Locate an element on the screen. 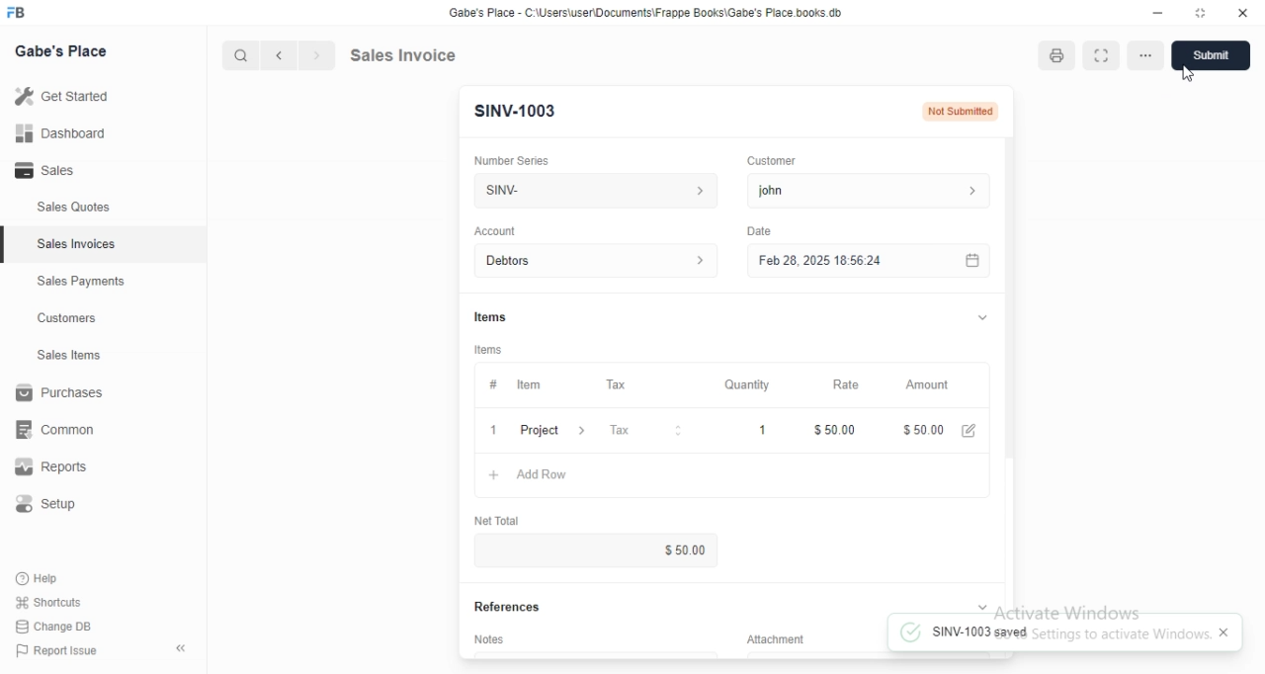 This screenshot has width=1265, height=674. collapse is located at coordinates (979, 317).